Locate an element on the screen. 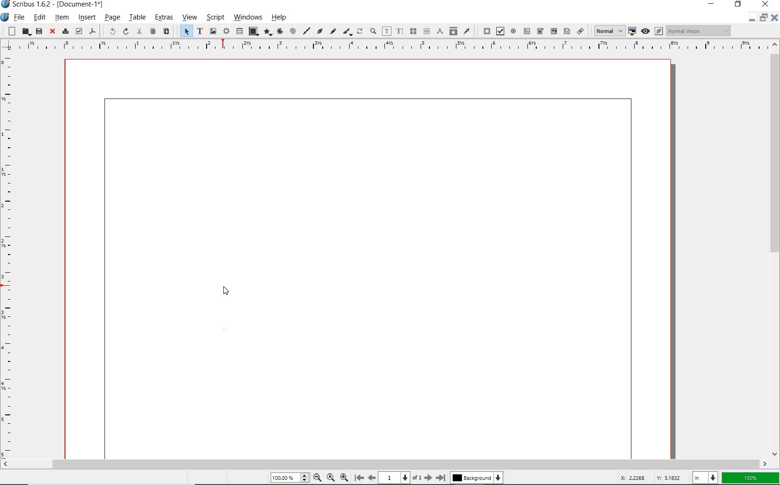 The image size is (780, 485). Text annotation is located at coordinates (566, 32).